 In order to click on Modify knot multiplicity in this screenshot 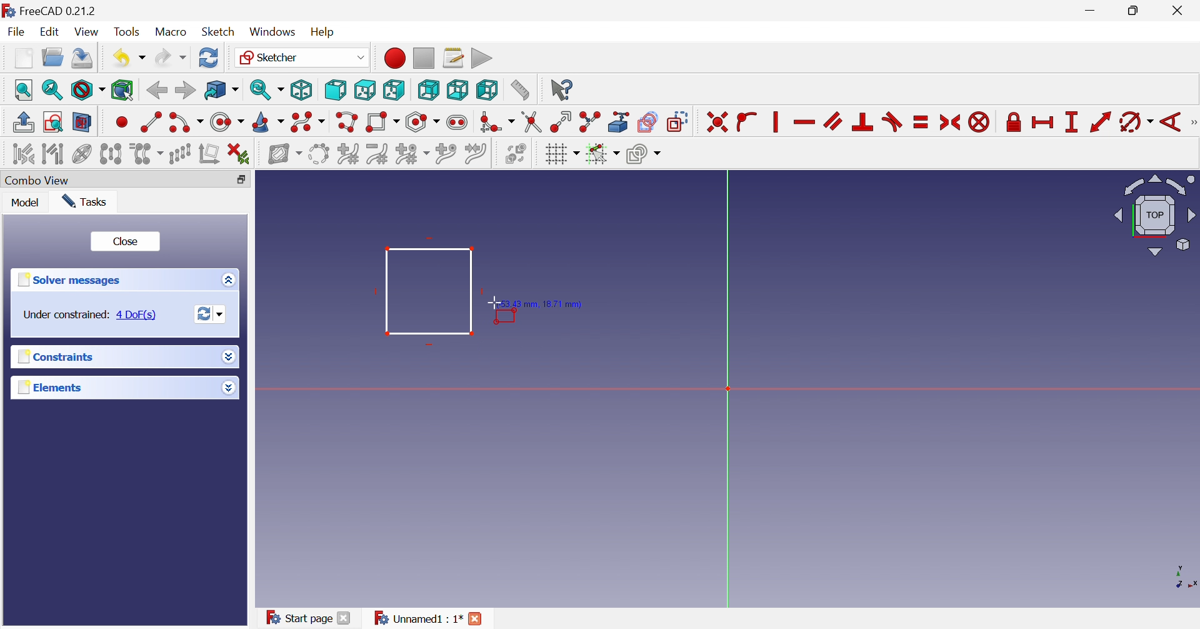, I will do `click(412, 155)`.